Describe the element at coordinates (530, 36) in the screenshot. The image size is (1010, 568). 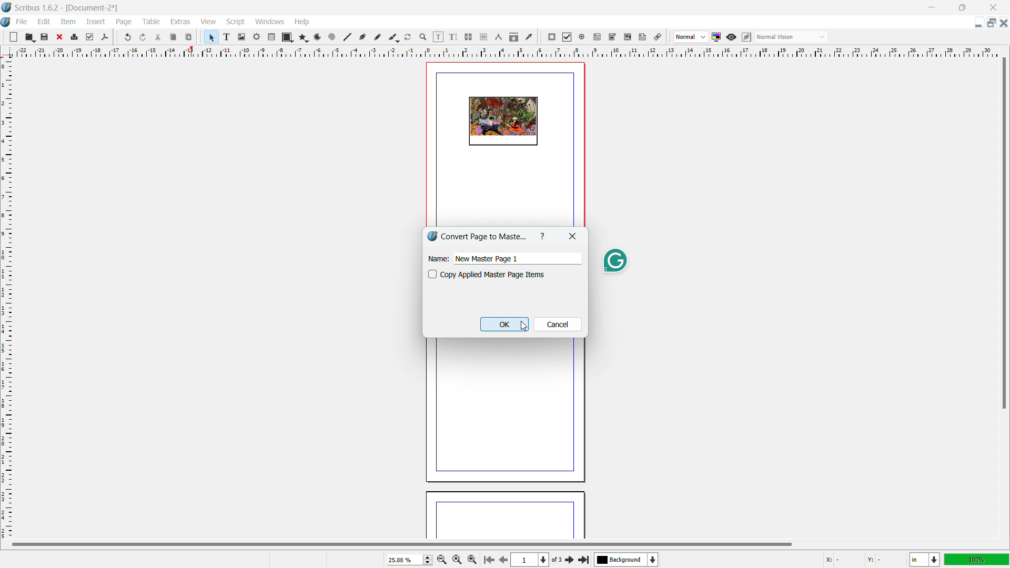
I see `eye dropper` at that location.